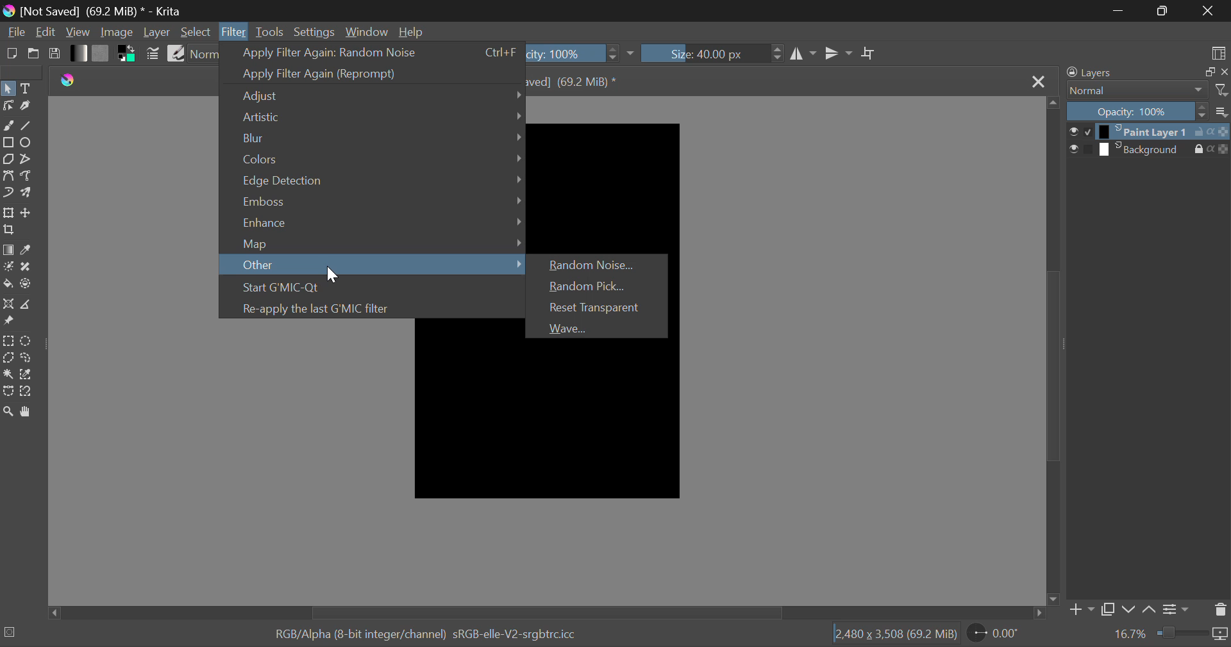 The height and width of the screenshot is (647, 1231). What do you see at coordinates (1135, 90) in the screenshot?
I see `Blending Mode` at bounding box center [1135, 90].